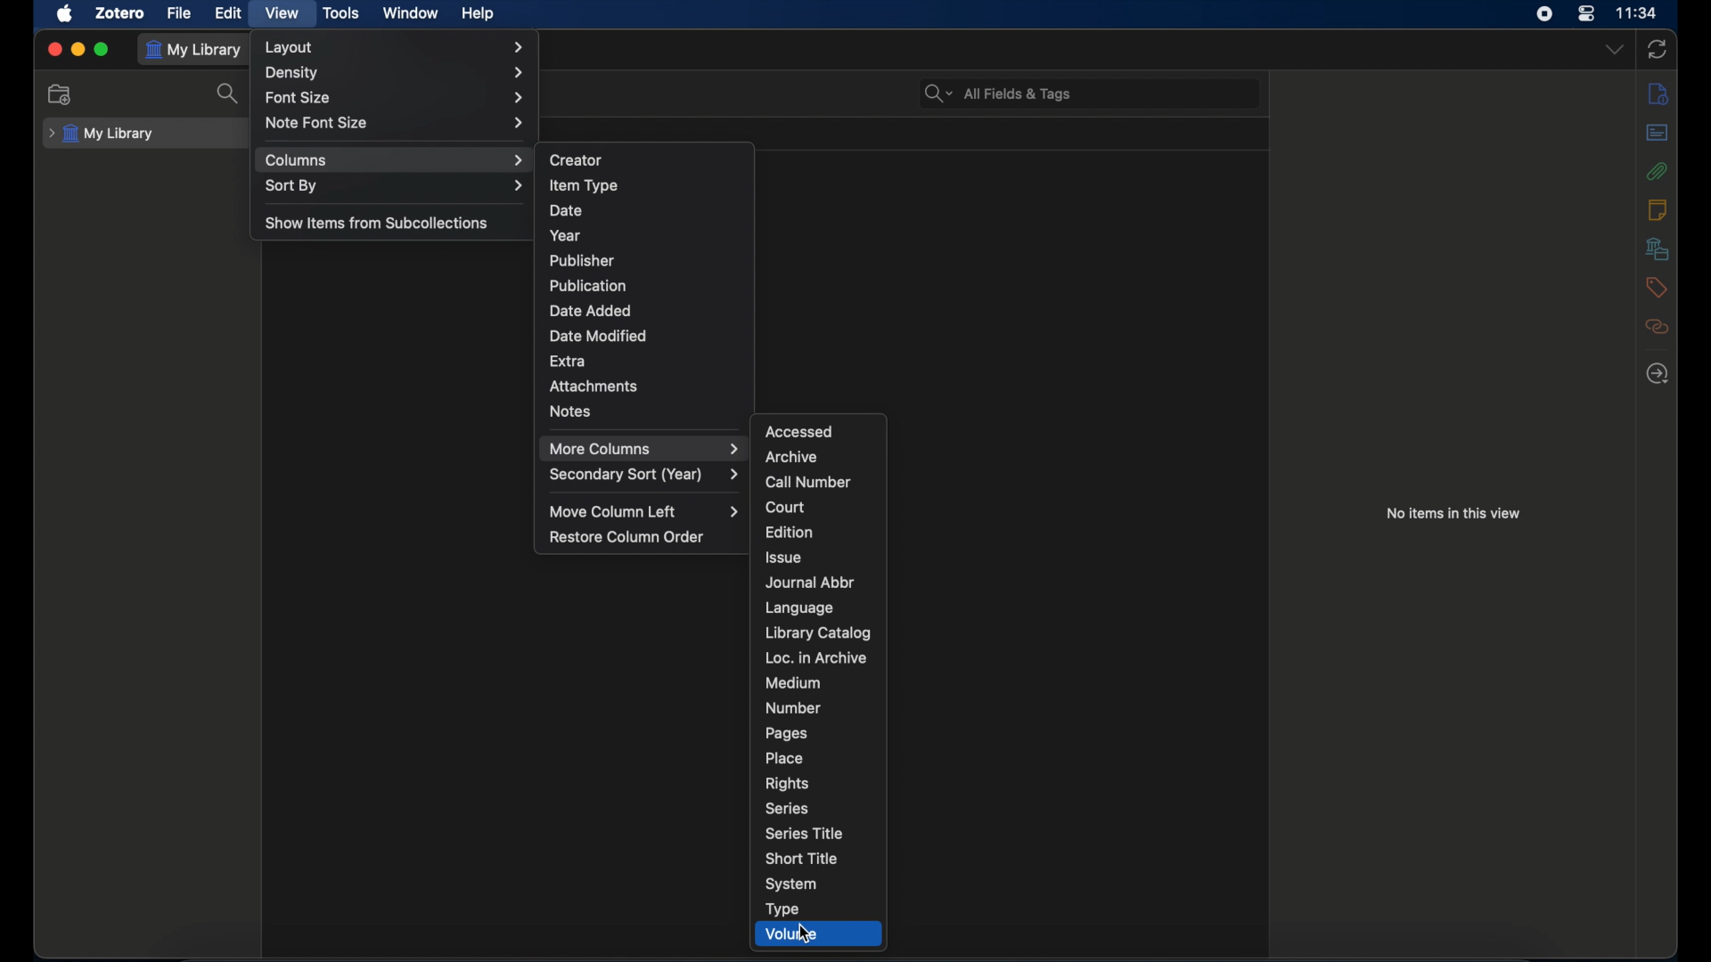  What do you see at coordinates (791, 934) in the screenshot?
I see `volume` at bounding box center [791, 934].